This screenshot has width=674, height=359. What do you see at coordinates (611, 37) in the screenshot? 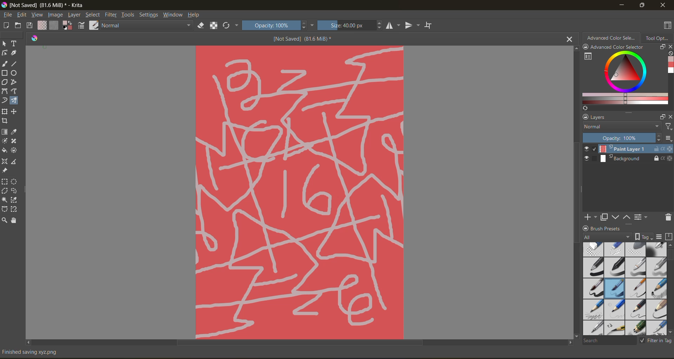
I see `advanced color selector` at bounding box center [611, 37].